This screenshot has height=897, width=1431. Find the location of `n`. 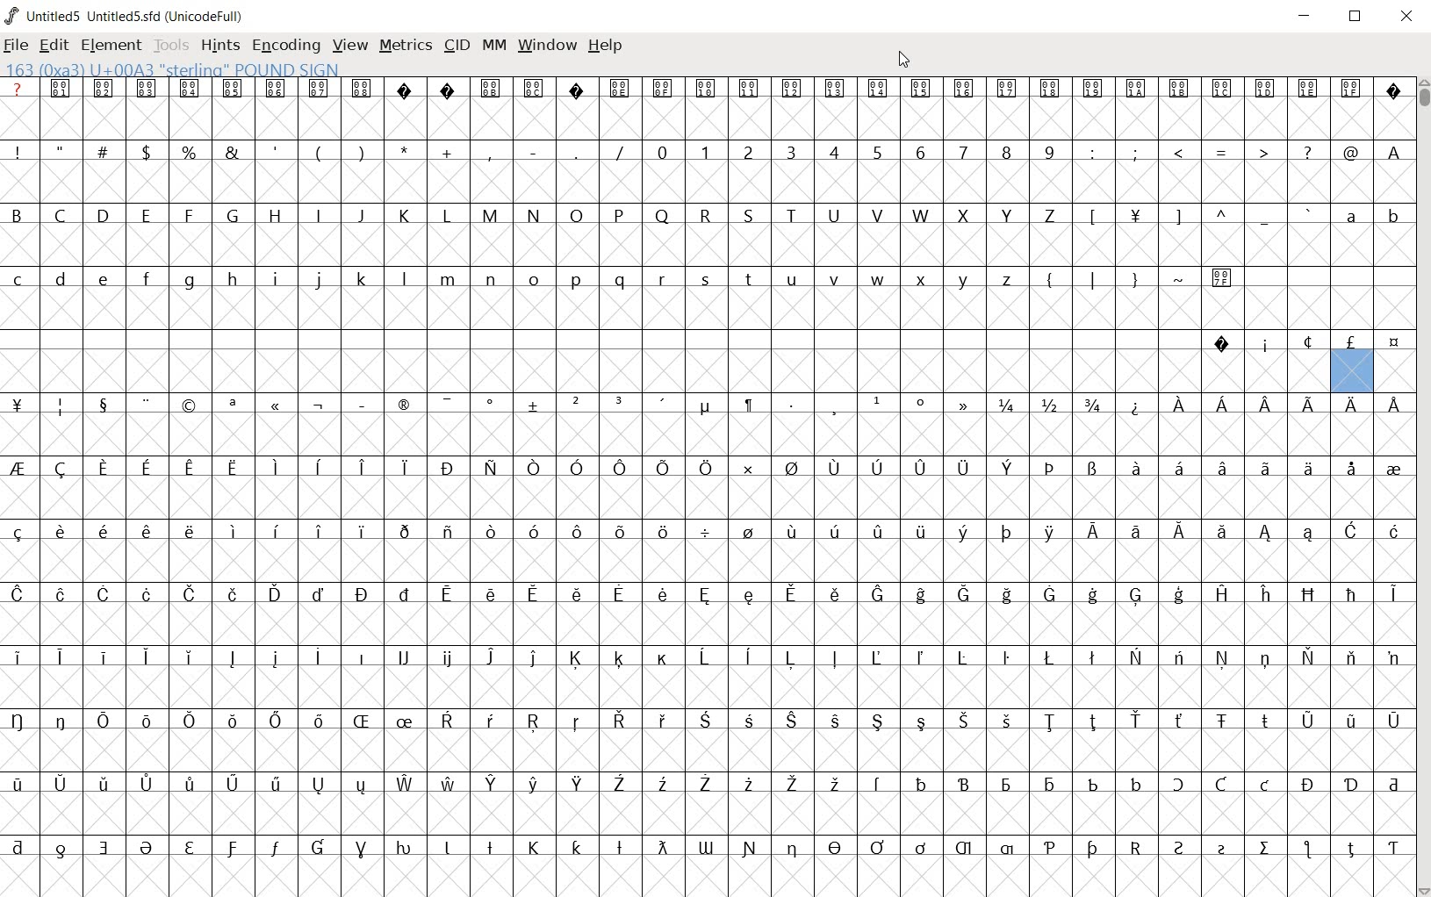

n is located at coordinates (492, 281).